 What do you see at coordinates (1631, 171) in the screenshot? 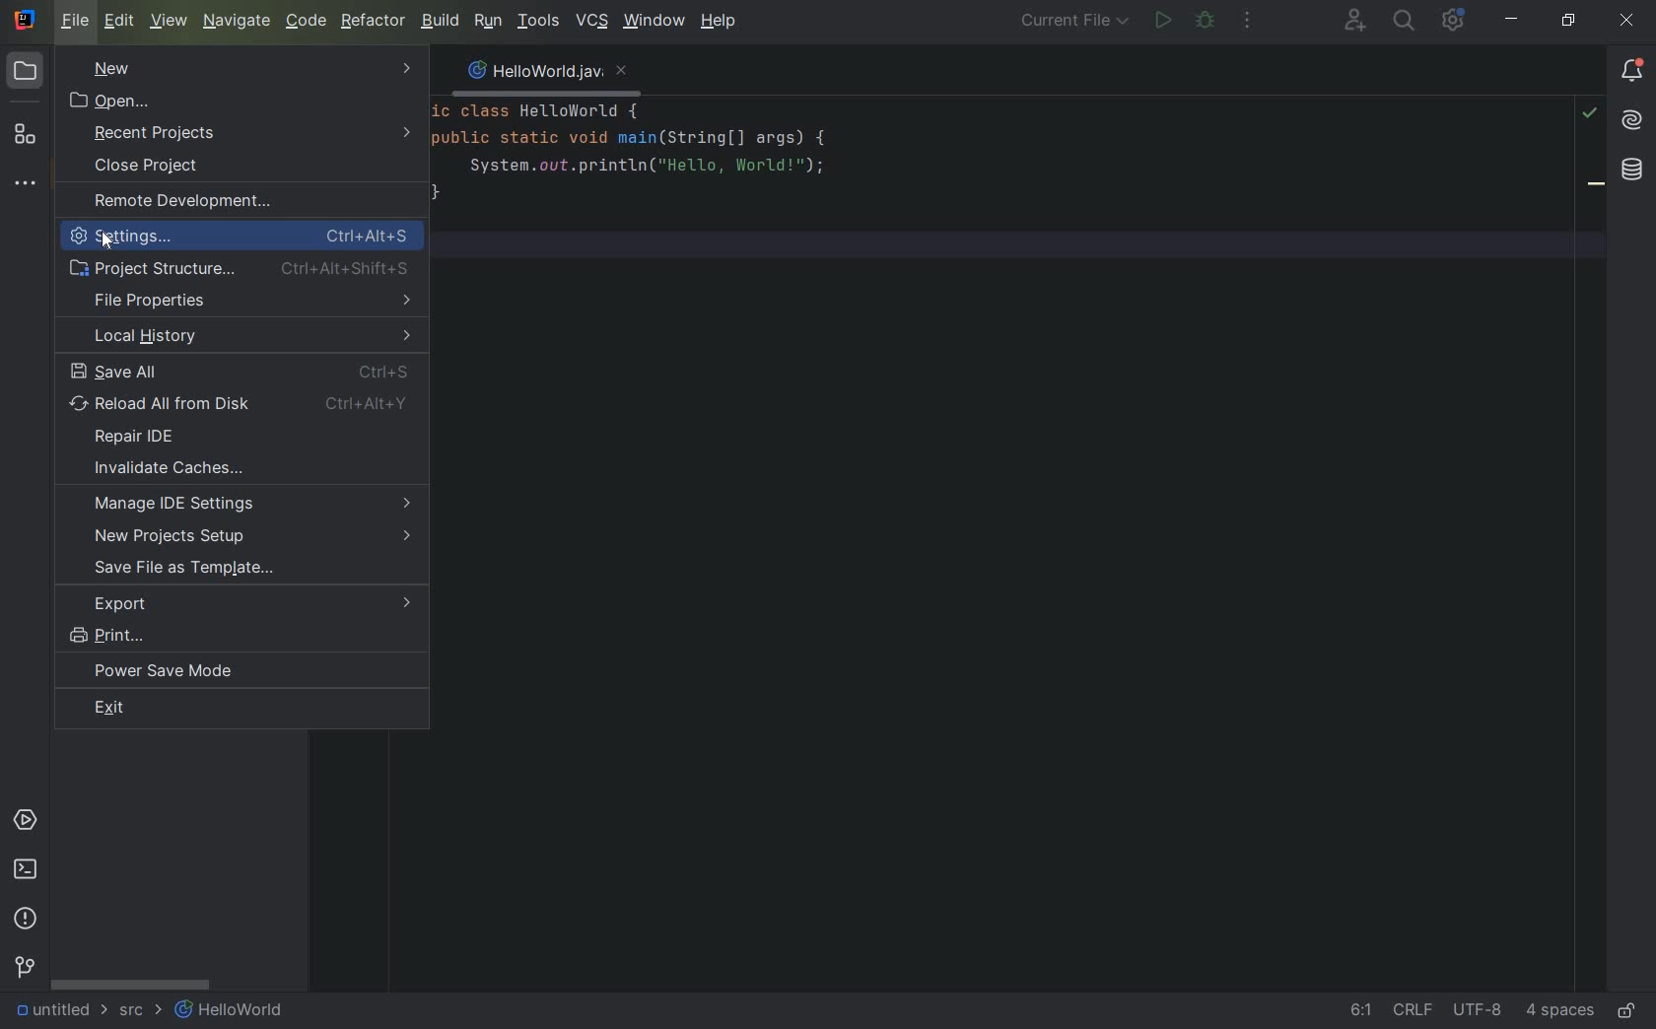
I see `database` at bounding box center [1631, 171].